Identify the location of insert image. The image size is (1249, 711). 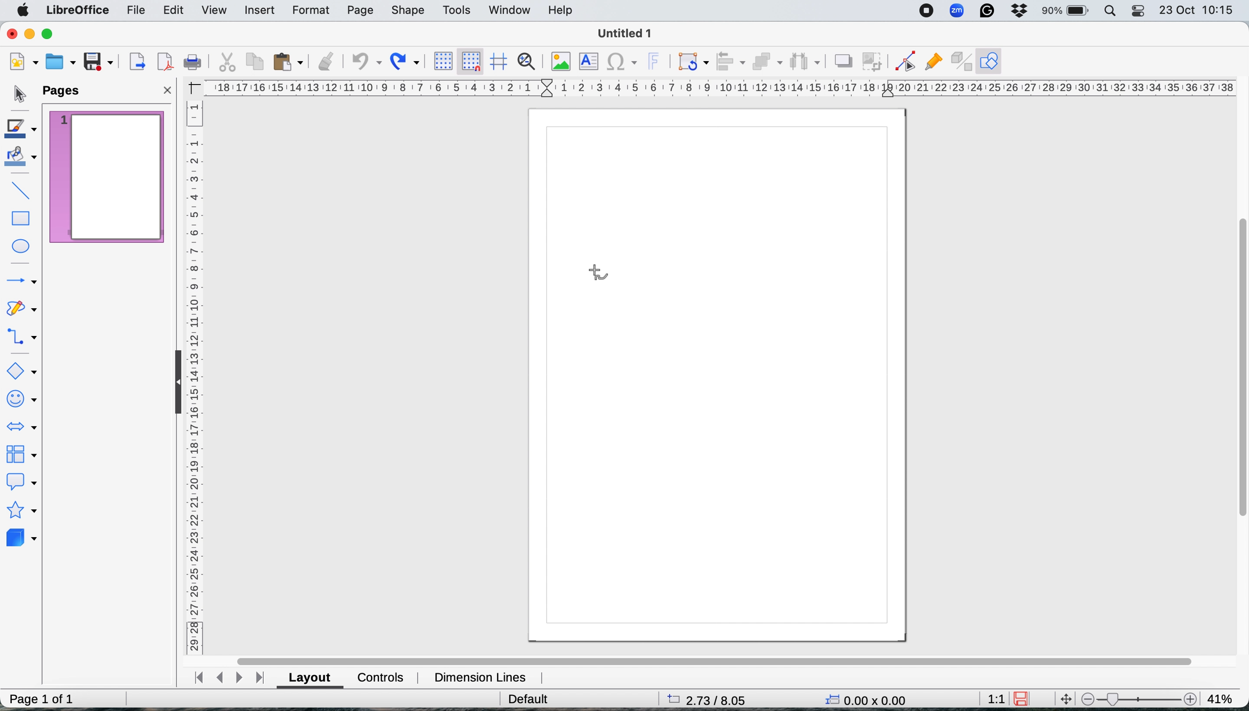
(563, 63).